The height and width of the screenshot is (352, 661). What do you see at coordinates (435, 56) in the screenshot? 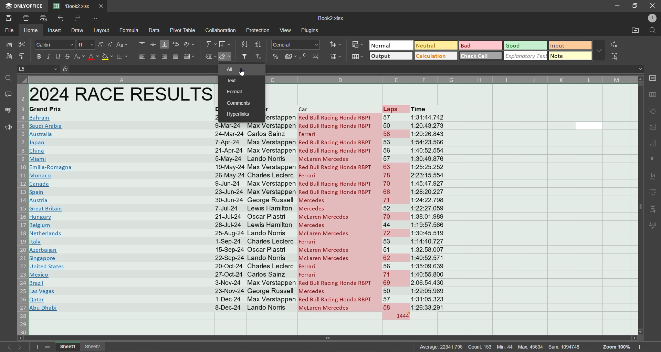
I see `calculation` at bounding box center [435, 56].